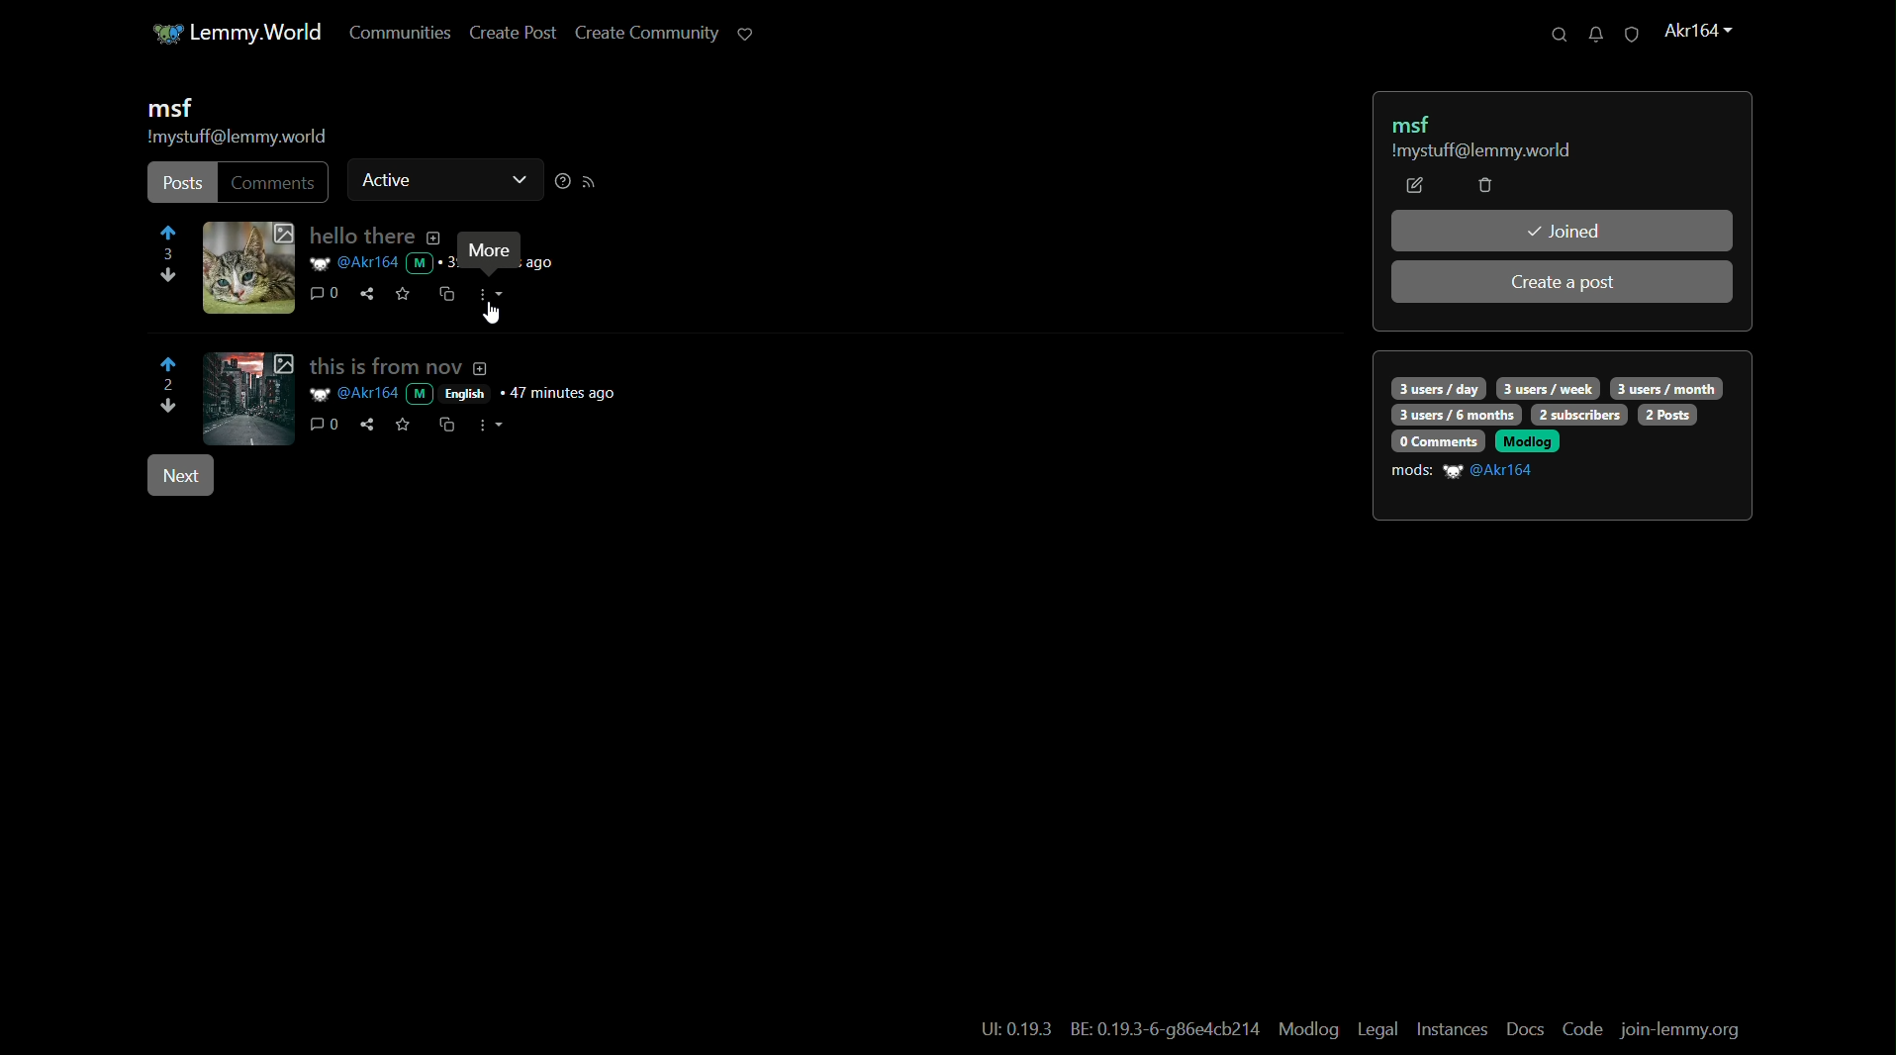  Describe the element at coordinates (317, 295) in the screenshot. I see `comment` at that location.